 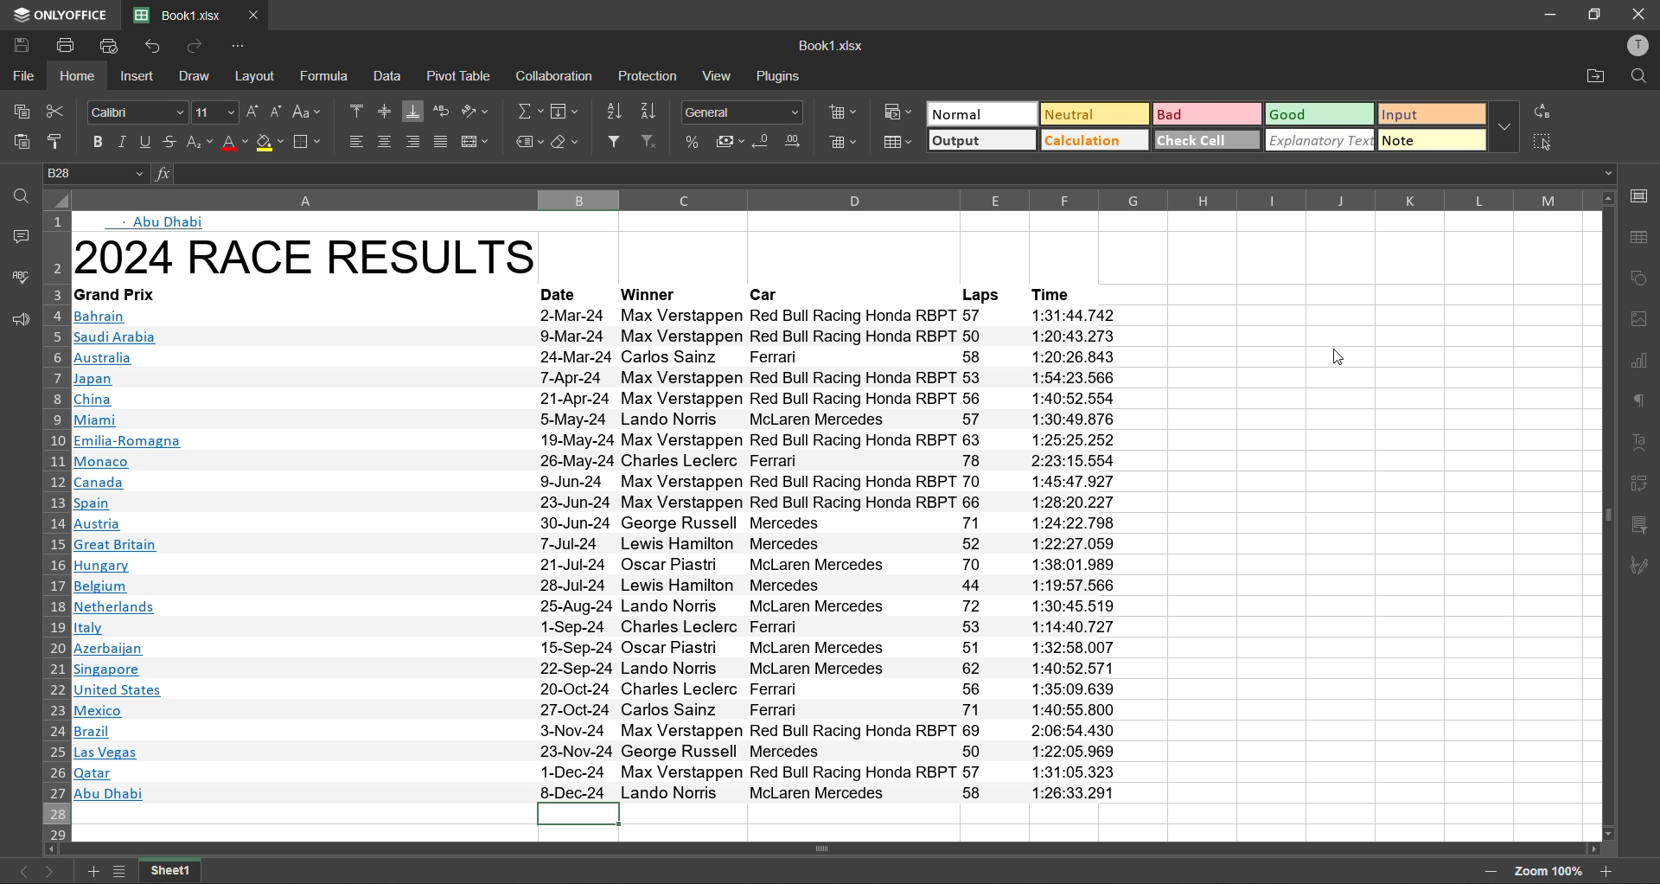 What do you see at coordinates (595, 627) in the screenshot?
I see `Mitaly 1-Sep-24 Charles Leclerc Ferrari 53 1:14:40.727` at bounding box center [595, 627].